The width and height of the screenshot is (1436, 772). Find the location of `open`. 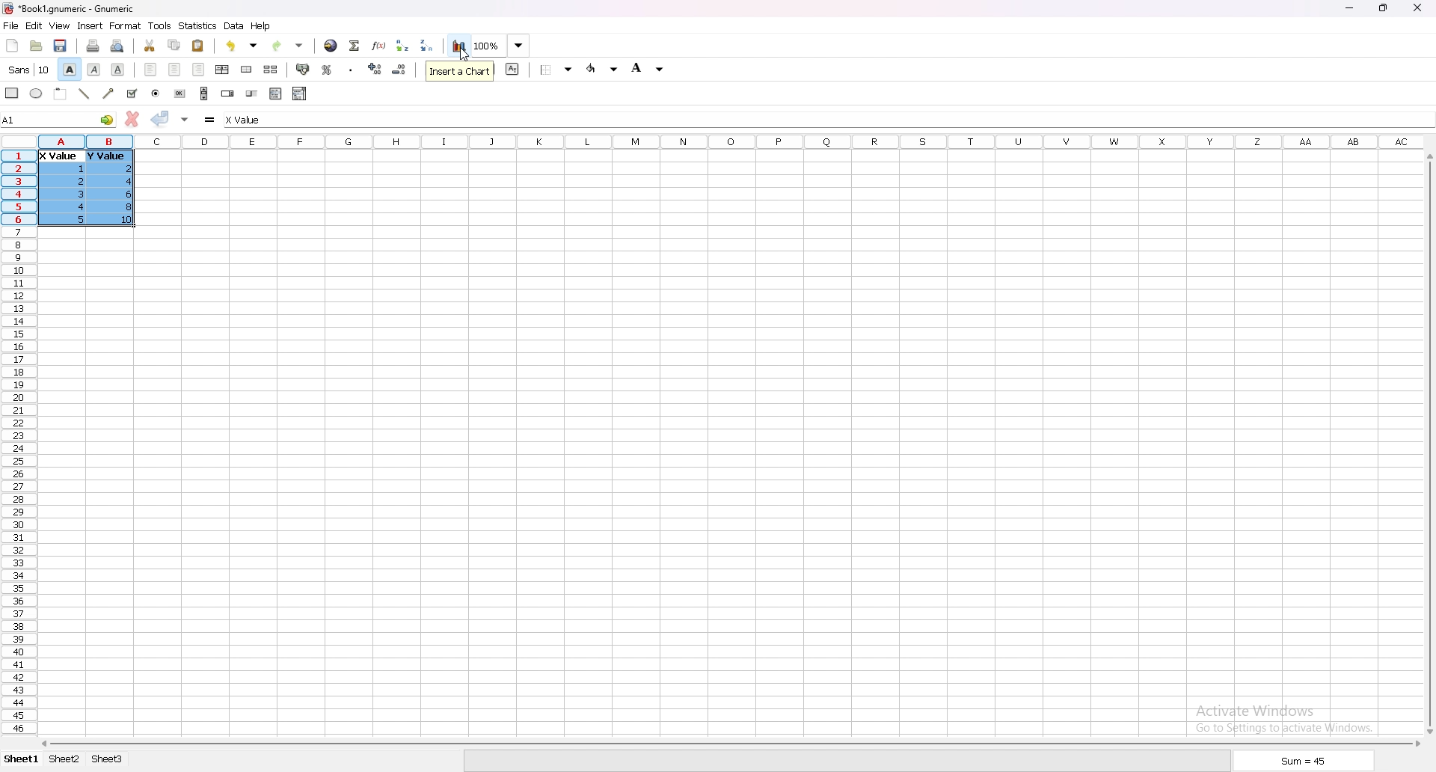

open is located at coordinates (36, 46).